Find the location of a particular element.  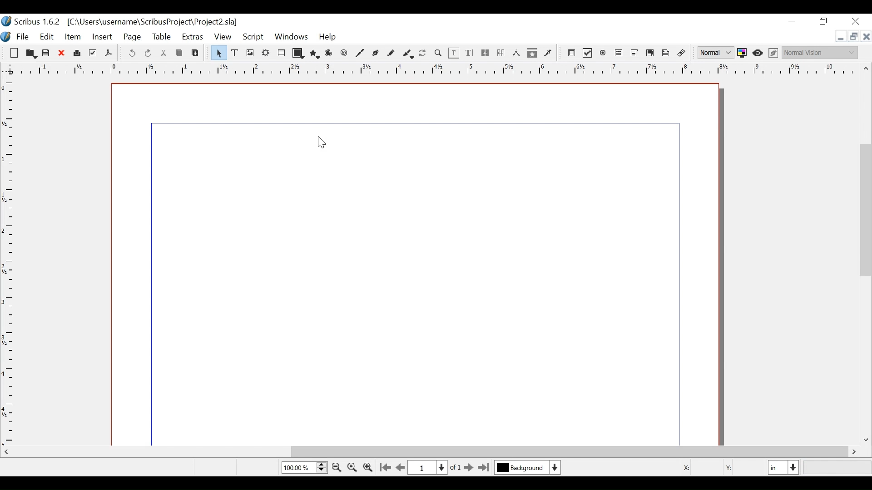

close is located at coordinates (866, 36).